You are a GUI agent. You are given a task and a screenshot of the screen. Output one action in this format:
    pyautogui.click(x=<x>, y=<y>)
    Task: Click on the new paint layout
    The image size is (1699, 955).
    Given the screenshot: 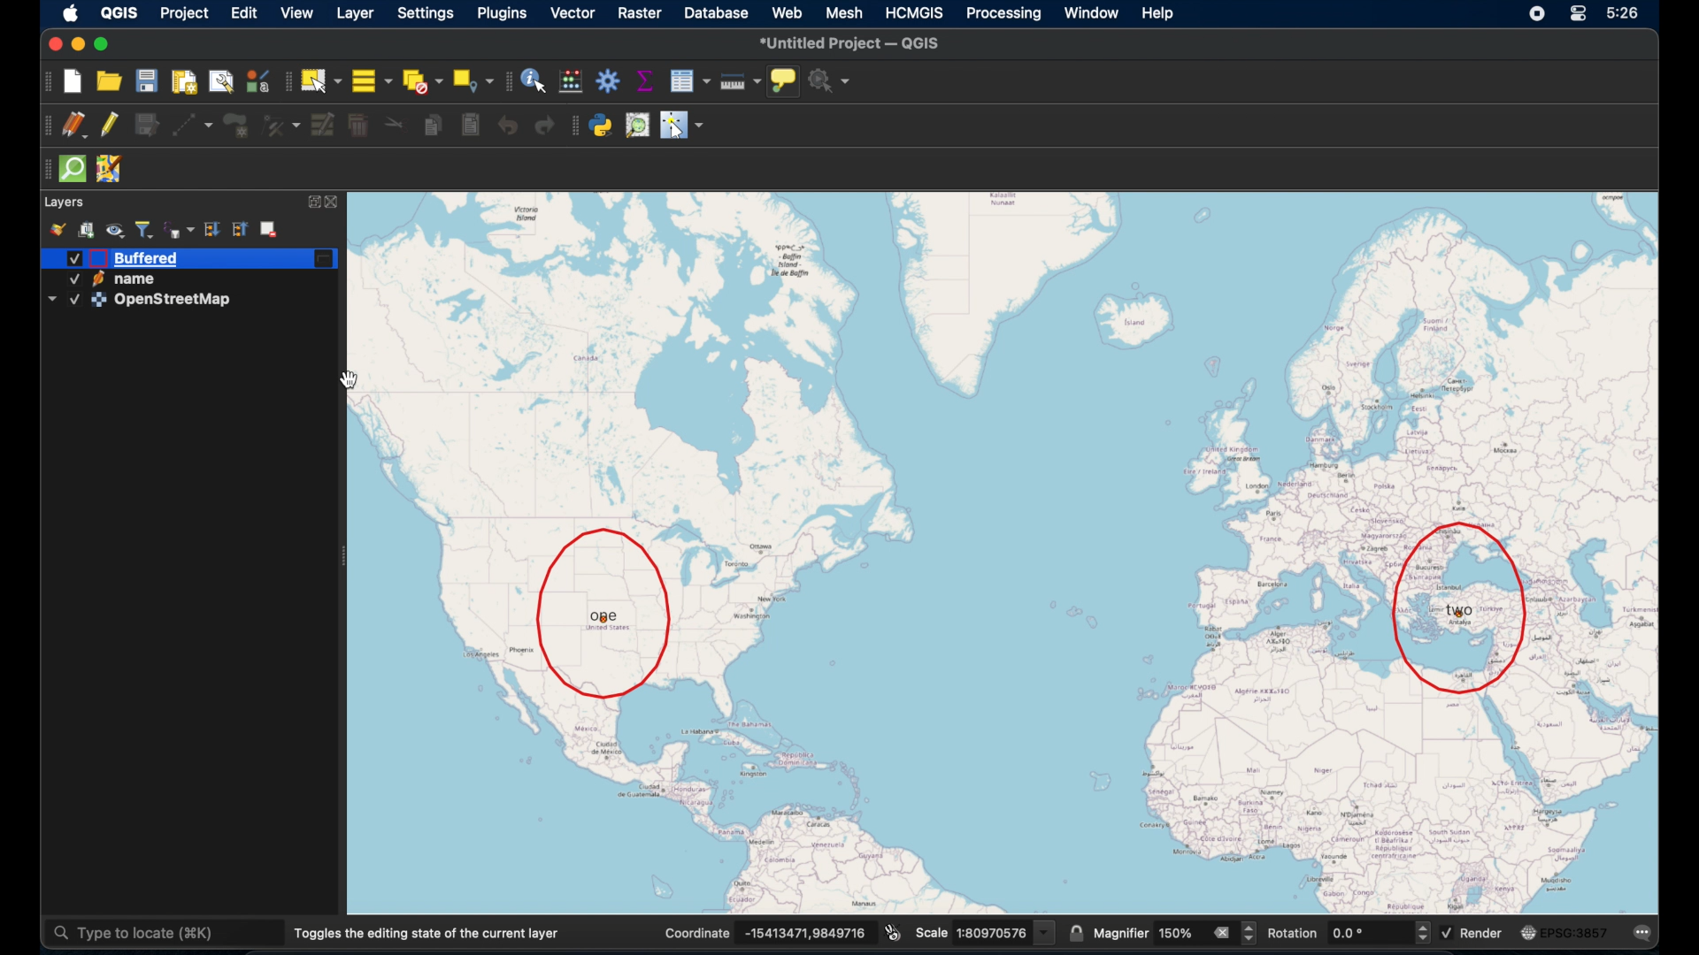 What is the action you would take?
    pyautogui.click(x=184, y=82)
    